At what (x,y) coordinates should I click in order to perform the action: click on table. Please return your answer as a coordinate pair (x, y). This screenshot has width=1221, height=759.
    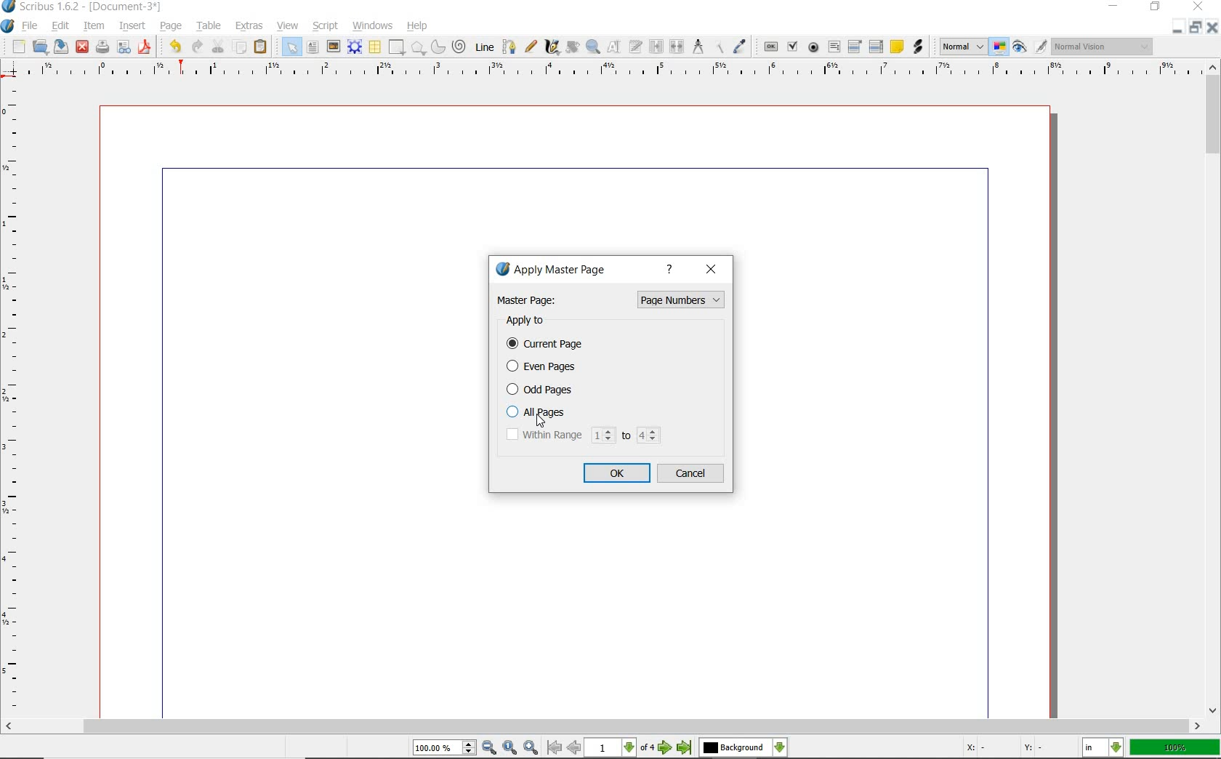
    Looking at the image, I should click on (208, 26).